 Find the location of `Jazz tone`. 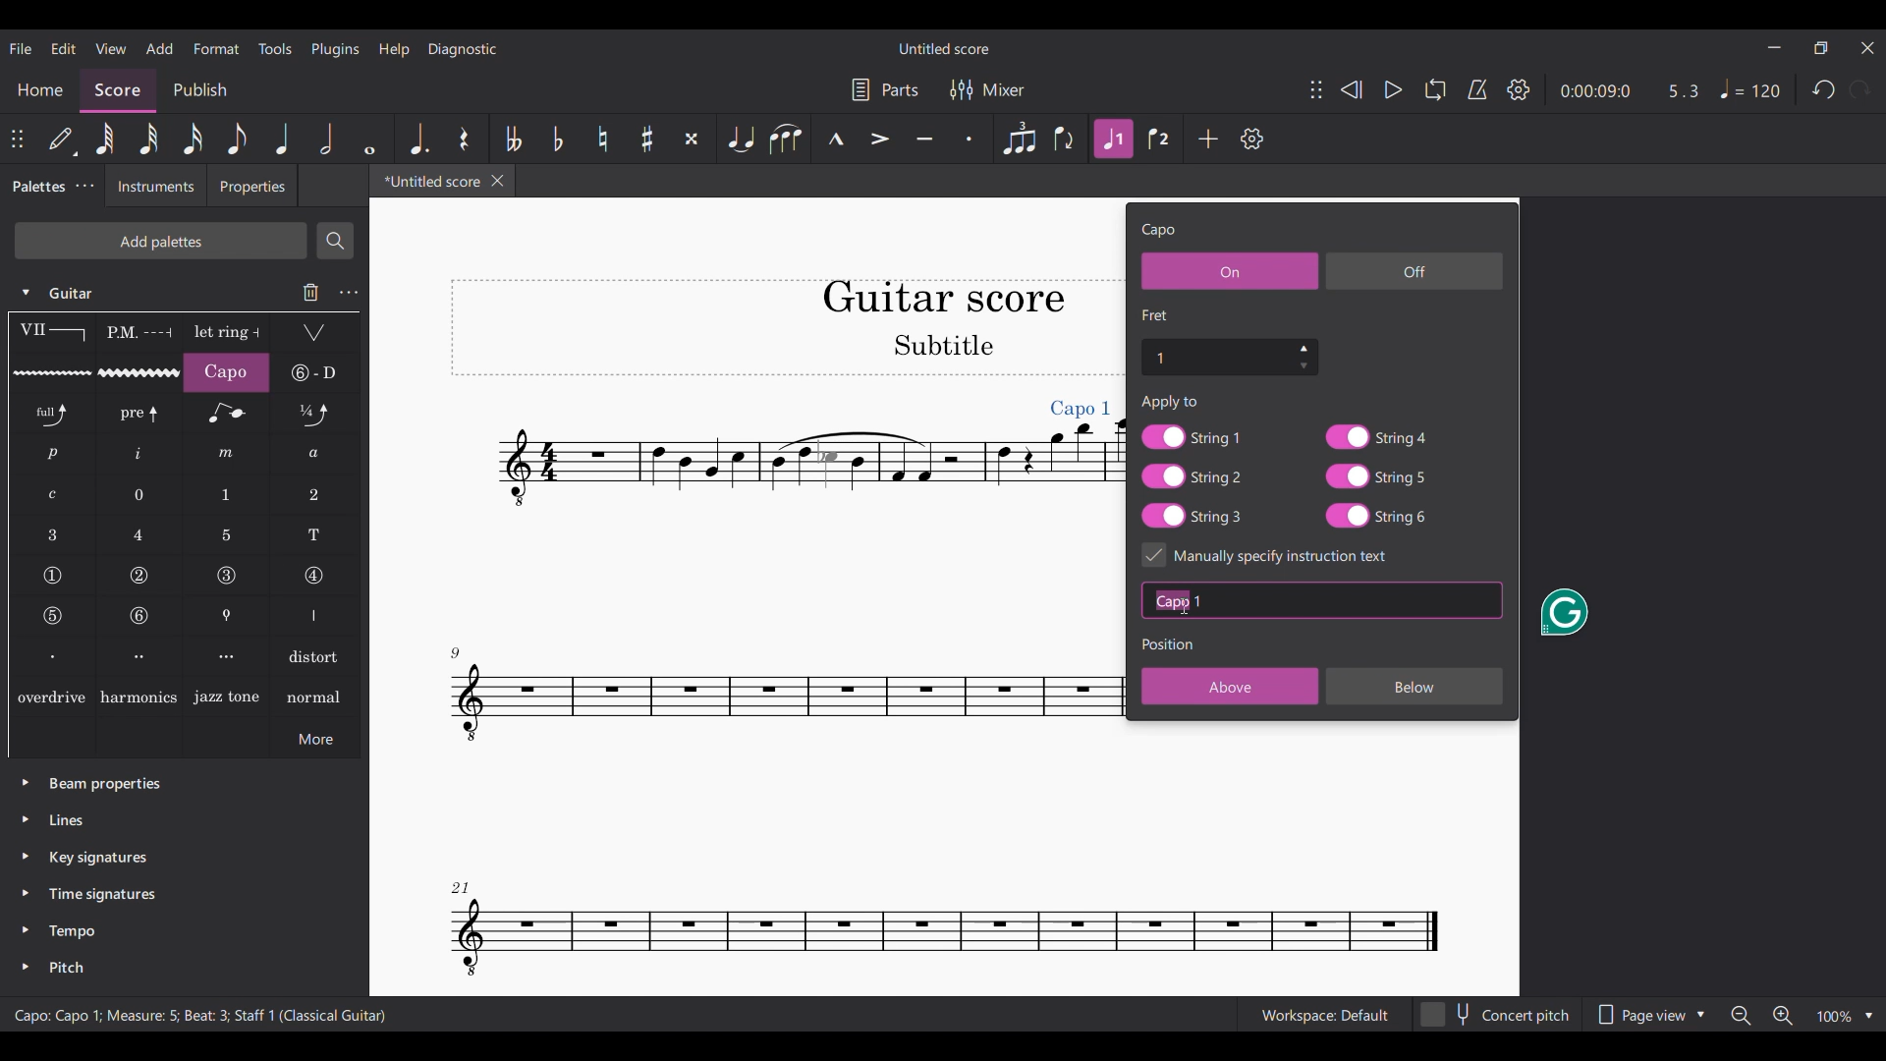

Jazz tone is located at coordinates (227, 696).